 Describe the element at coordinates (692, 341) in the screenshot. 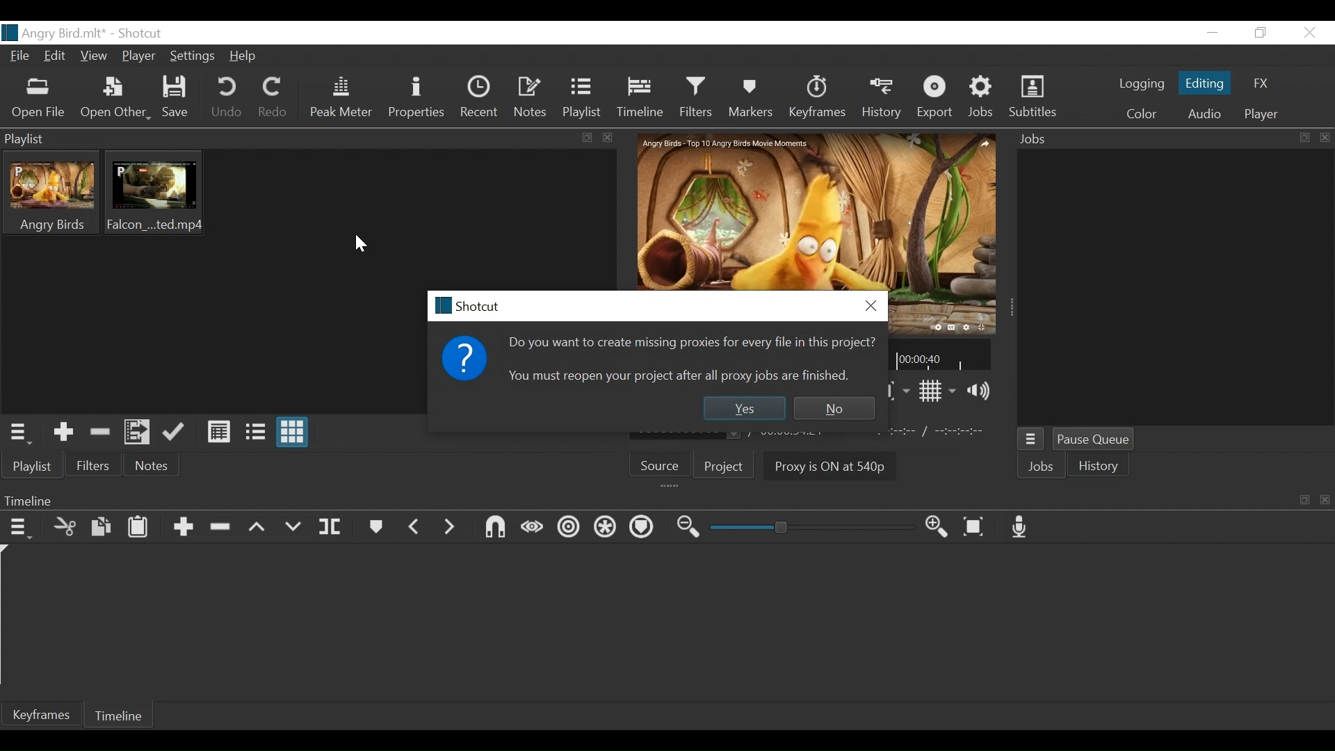

I see `Do you want to create missing proxies for every file in this project?` at that location.